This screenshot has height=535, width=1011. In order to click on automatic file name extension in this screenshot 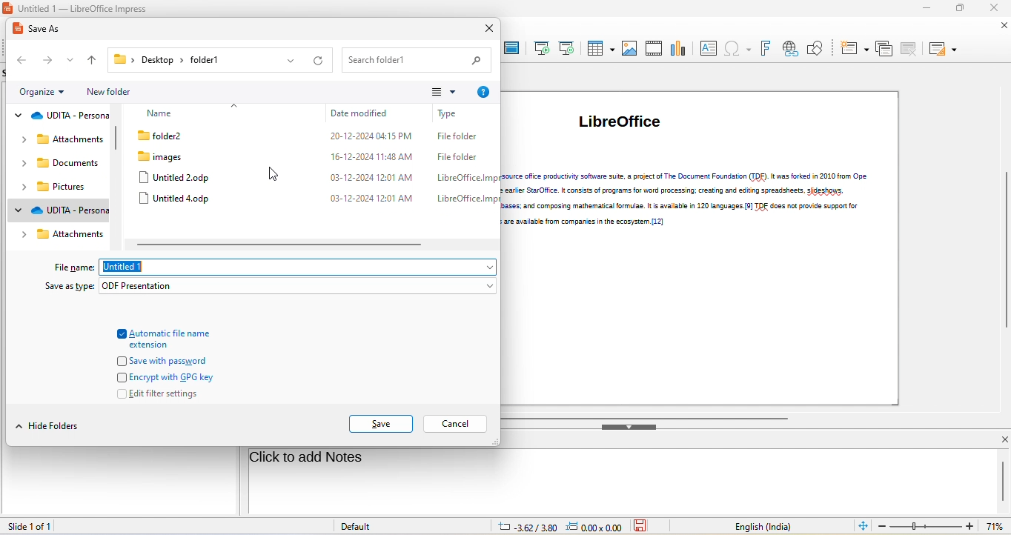, I will do `click(165, 336)`.